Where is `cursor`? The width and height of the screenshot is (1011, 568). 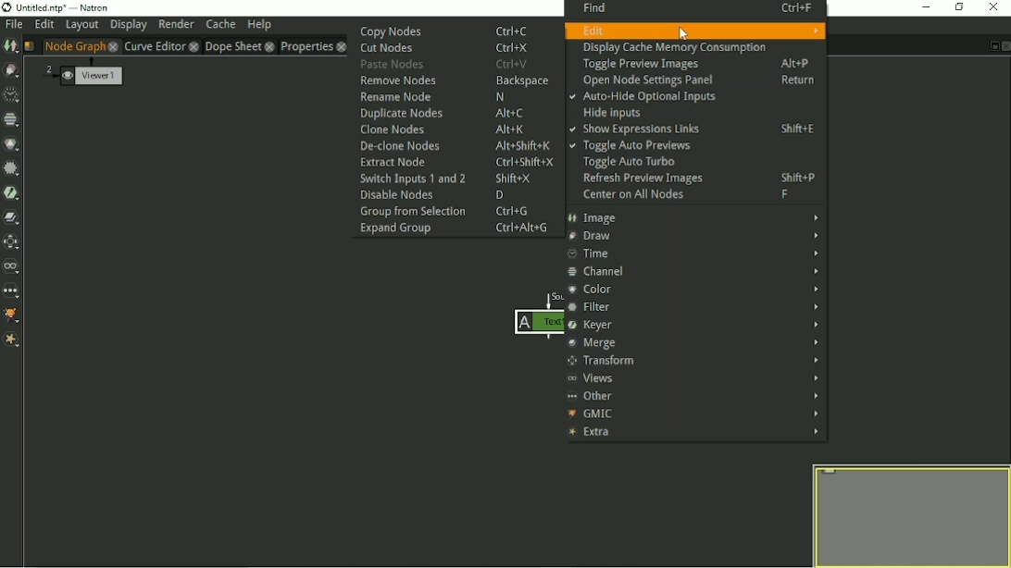 cursor is located at coordinates (680, 35).